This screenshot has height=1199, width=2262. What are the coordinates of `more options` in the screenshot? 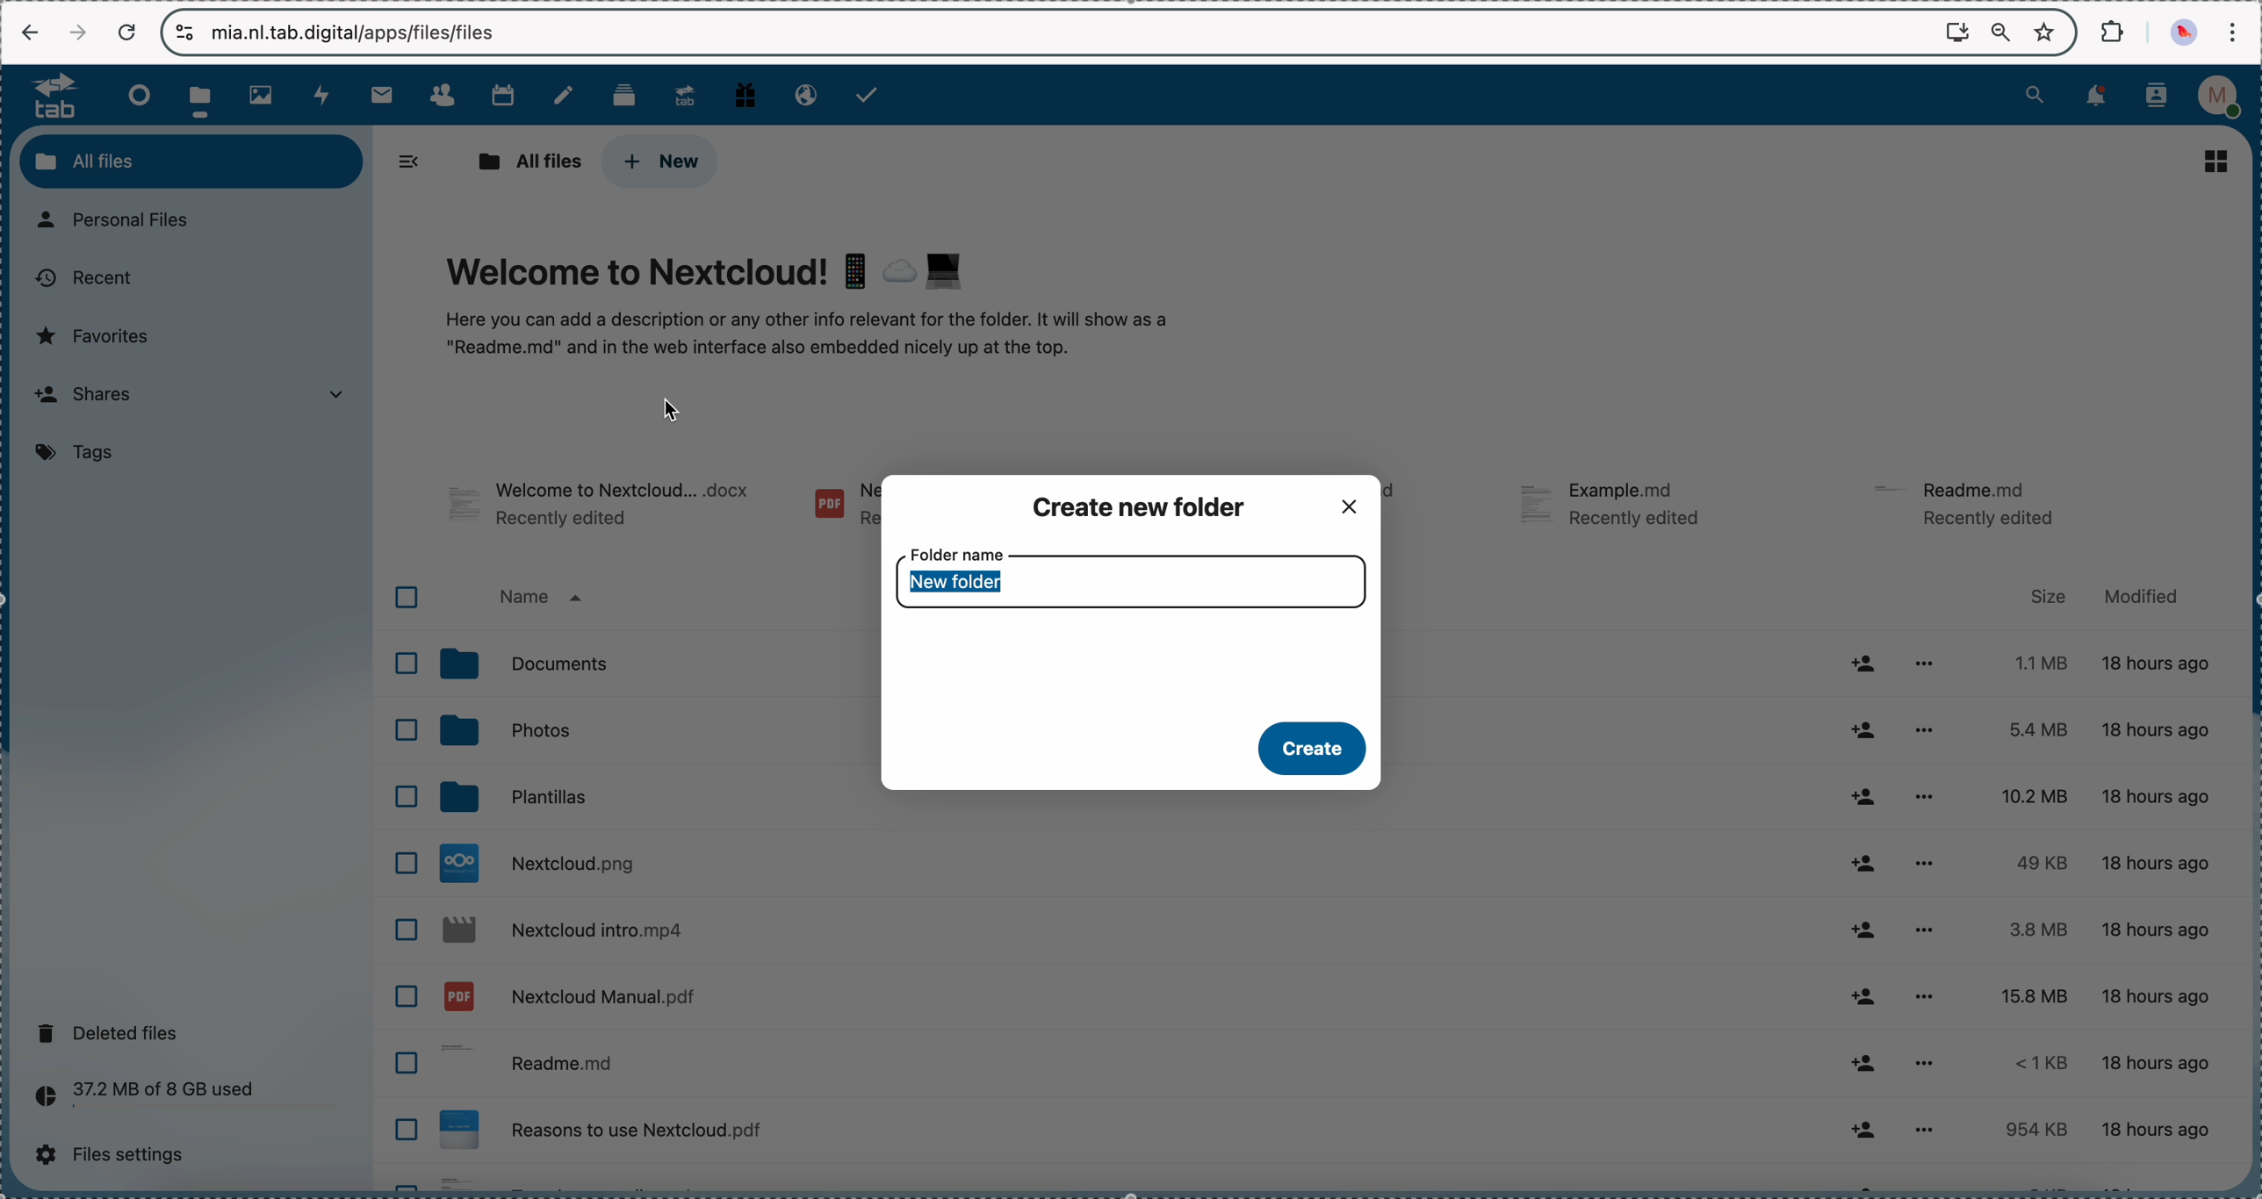 It's located at (1923, 929).